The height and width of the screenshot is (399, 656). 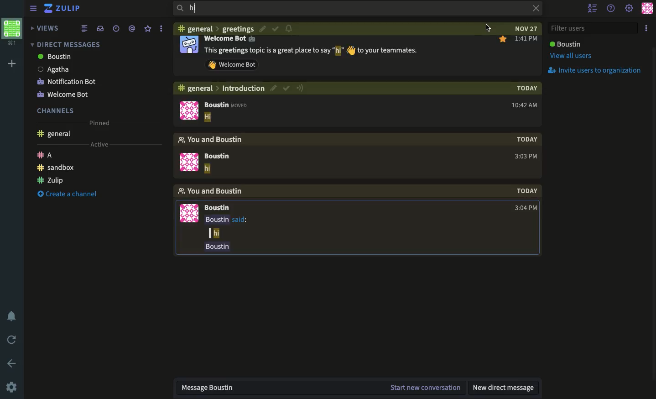 What do you see at coordinates (57, 110) in the screenshot?
I see `Channels` at bounding box center [57, 110].